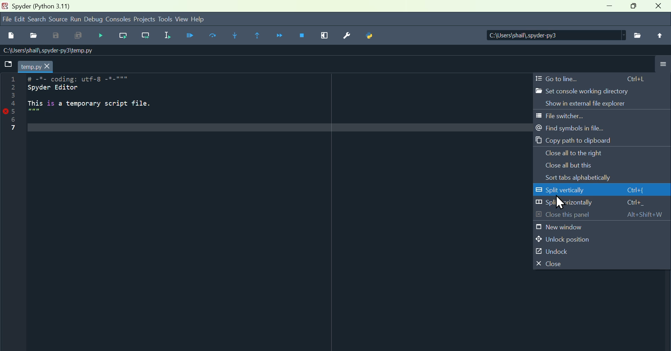 This screenshot has width=671, height=351. I want to click on Tools, so click(165, 19).